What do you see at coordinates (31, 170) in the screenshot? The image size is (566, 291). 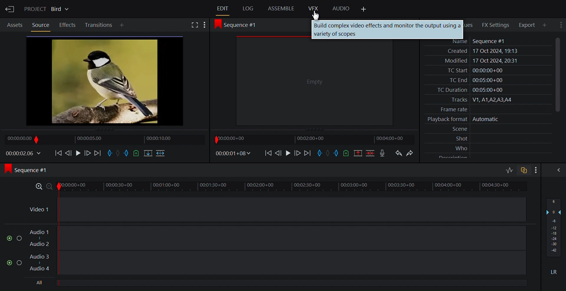 I see `Sequence 1` at bounding box center [31, 170].